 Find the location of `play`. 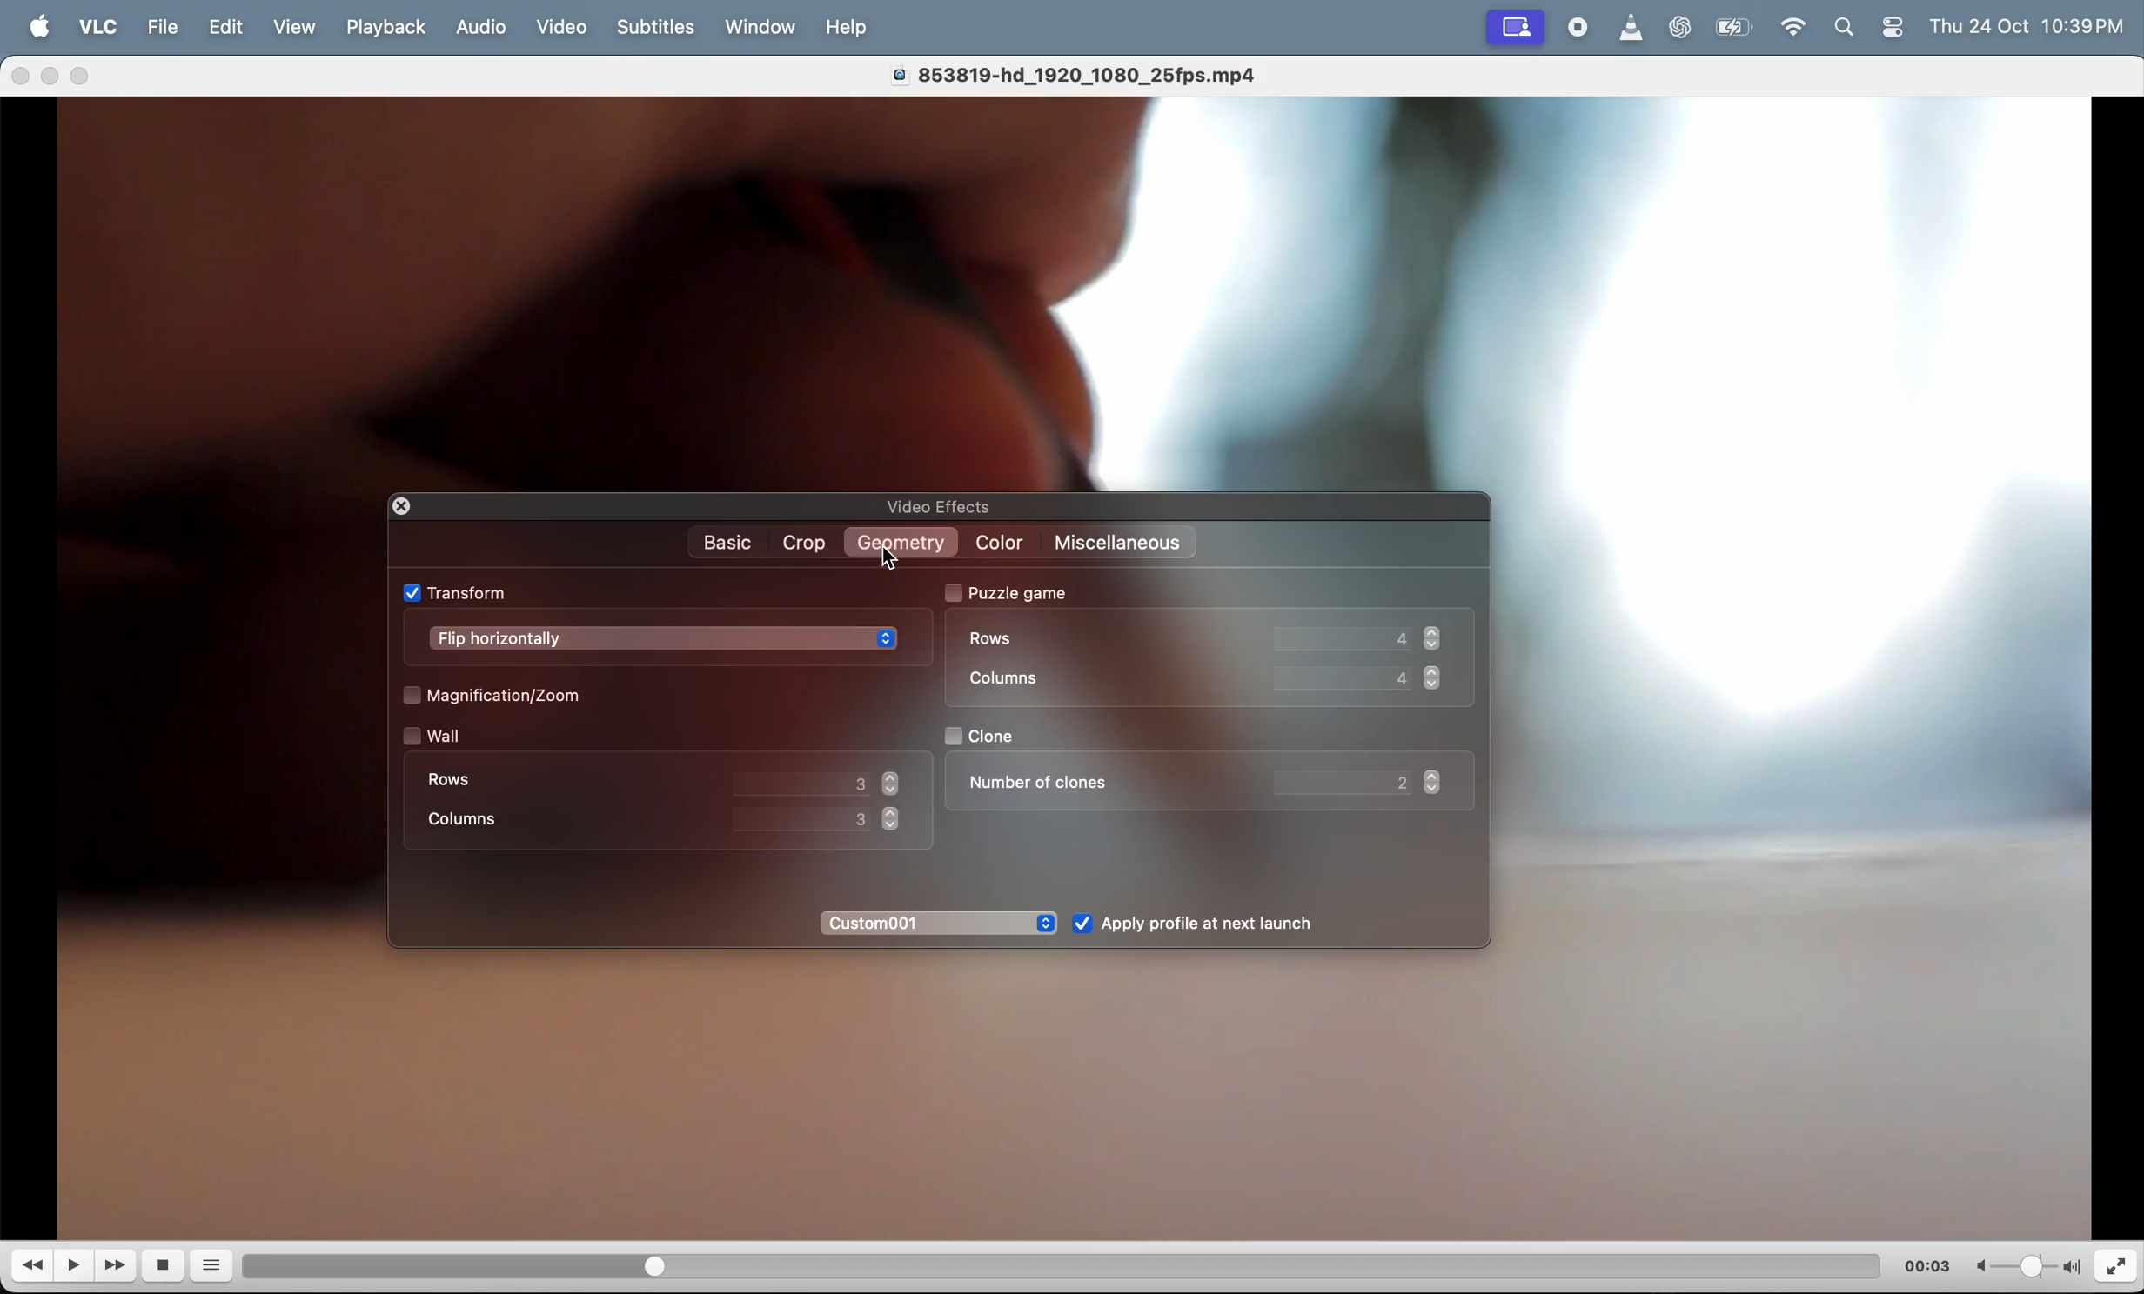

play is located at coordinates (77, 1265).